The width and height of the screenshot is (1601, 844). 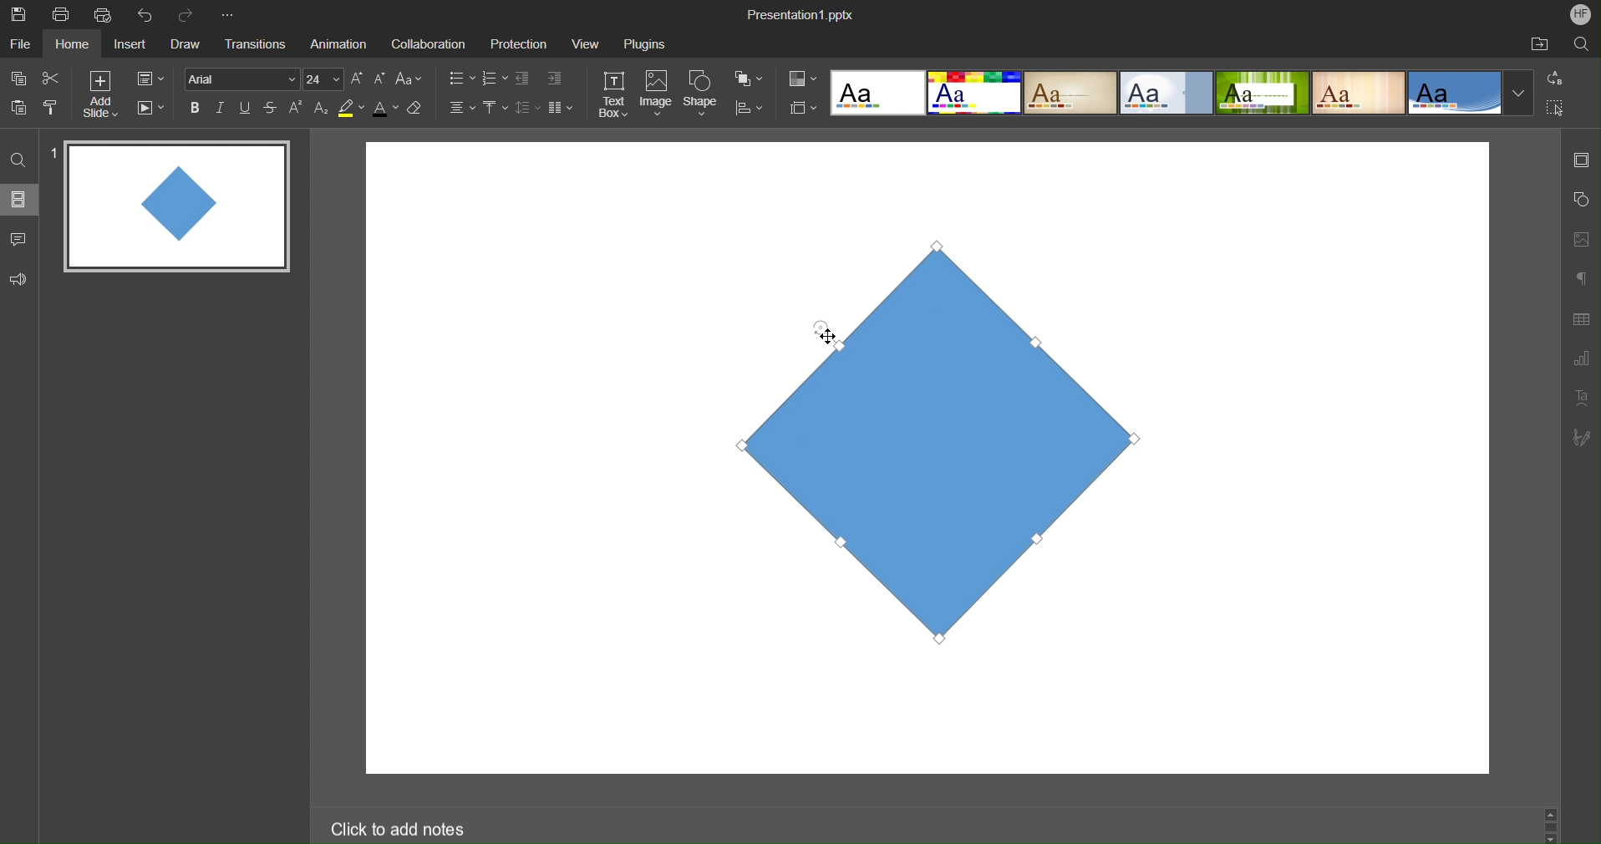 I want to click on Image Settings, so click(x=1580, y=239).